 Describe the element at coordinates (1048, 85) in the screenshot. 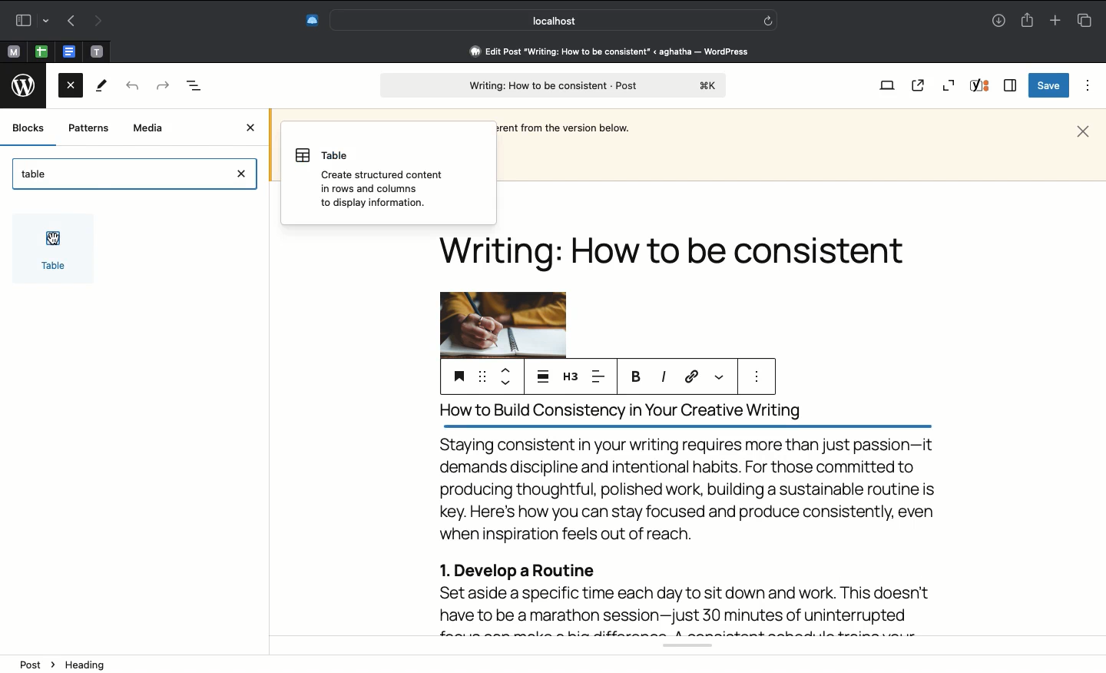

I see `Save` at that location.